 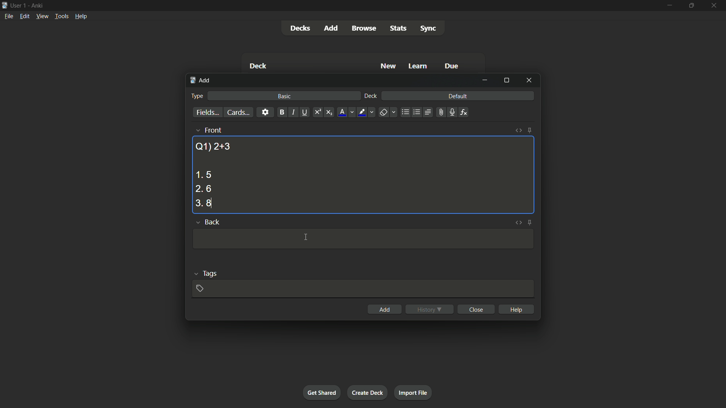 I want to click on close window, so click(x=529, y=80).